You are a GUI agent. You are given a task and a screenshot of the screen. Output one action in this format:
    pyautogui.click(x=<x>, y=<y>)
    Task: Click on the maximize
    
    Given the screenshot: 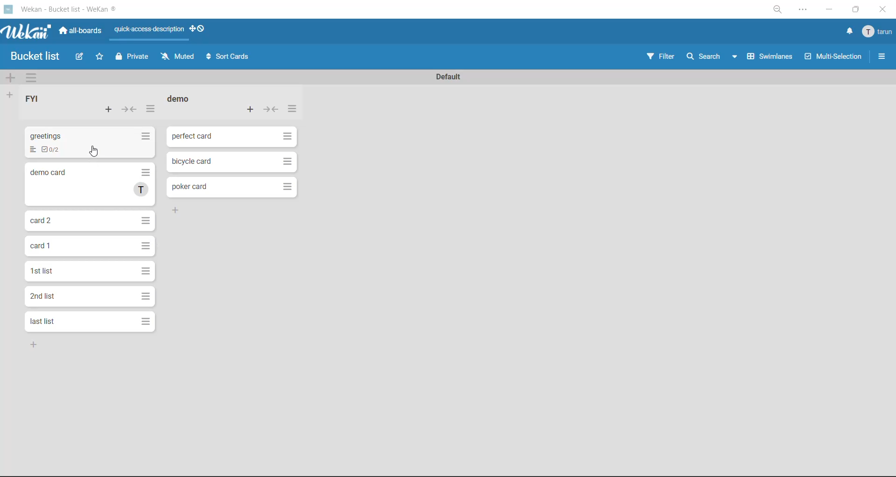 What is the action you would take?
    pyautogui.click(x=857, y=8)
    